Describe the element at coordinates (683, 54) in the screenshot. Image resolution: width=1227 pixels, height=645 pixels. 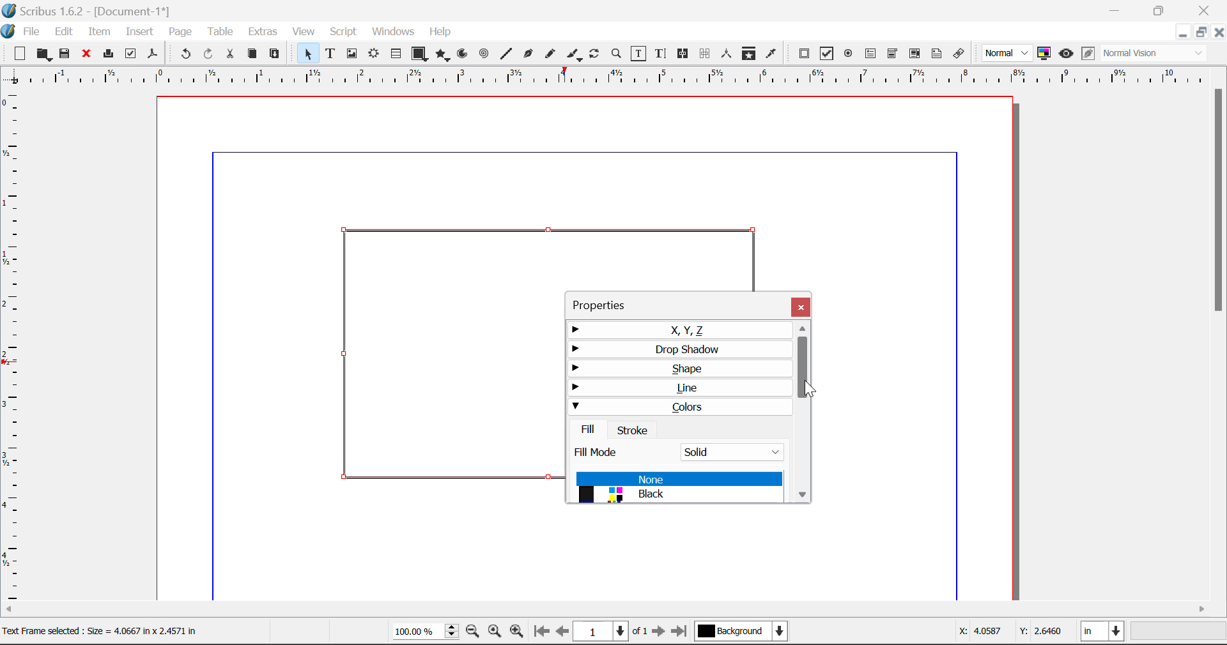
I see `Link Frames` at that location.